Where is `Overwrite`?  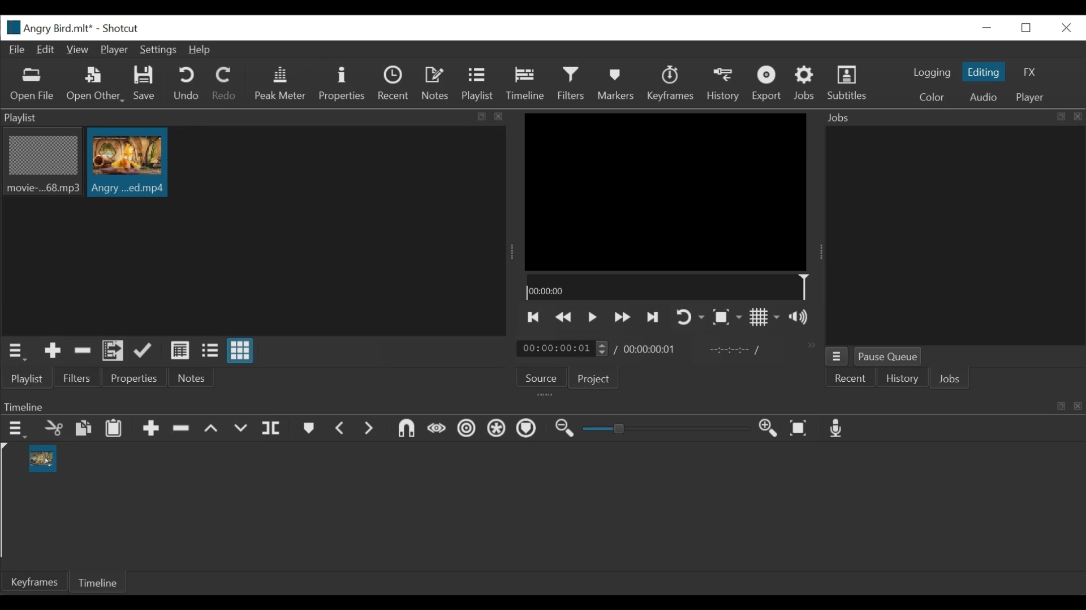 Overwrite is located at coordinates (242, 429).